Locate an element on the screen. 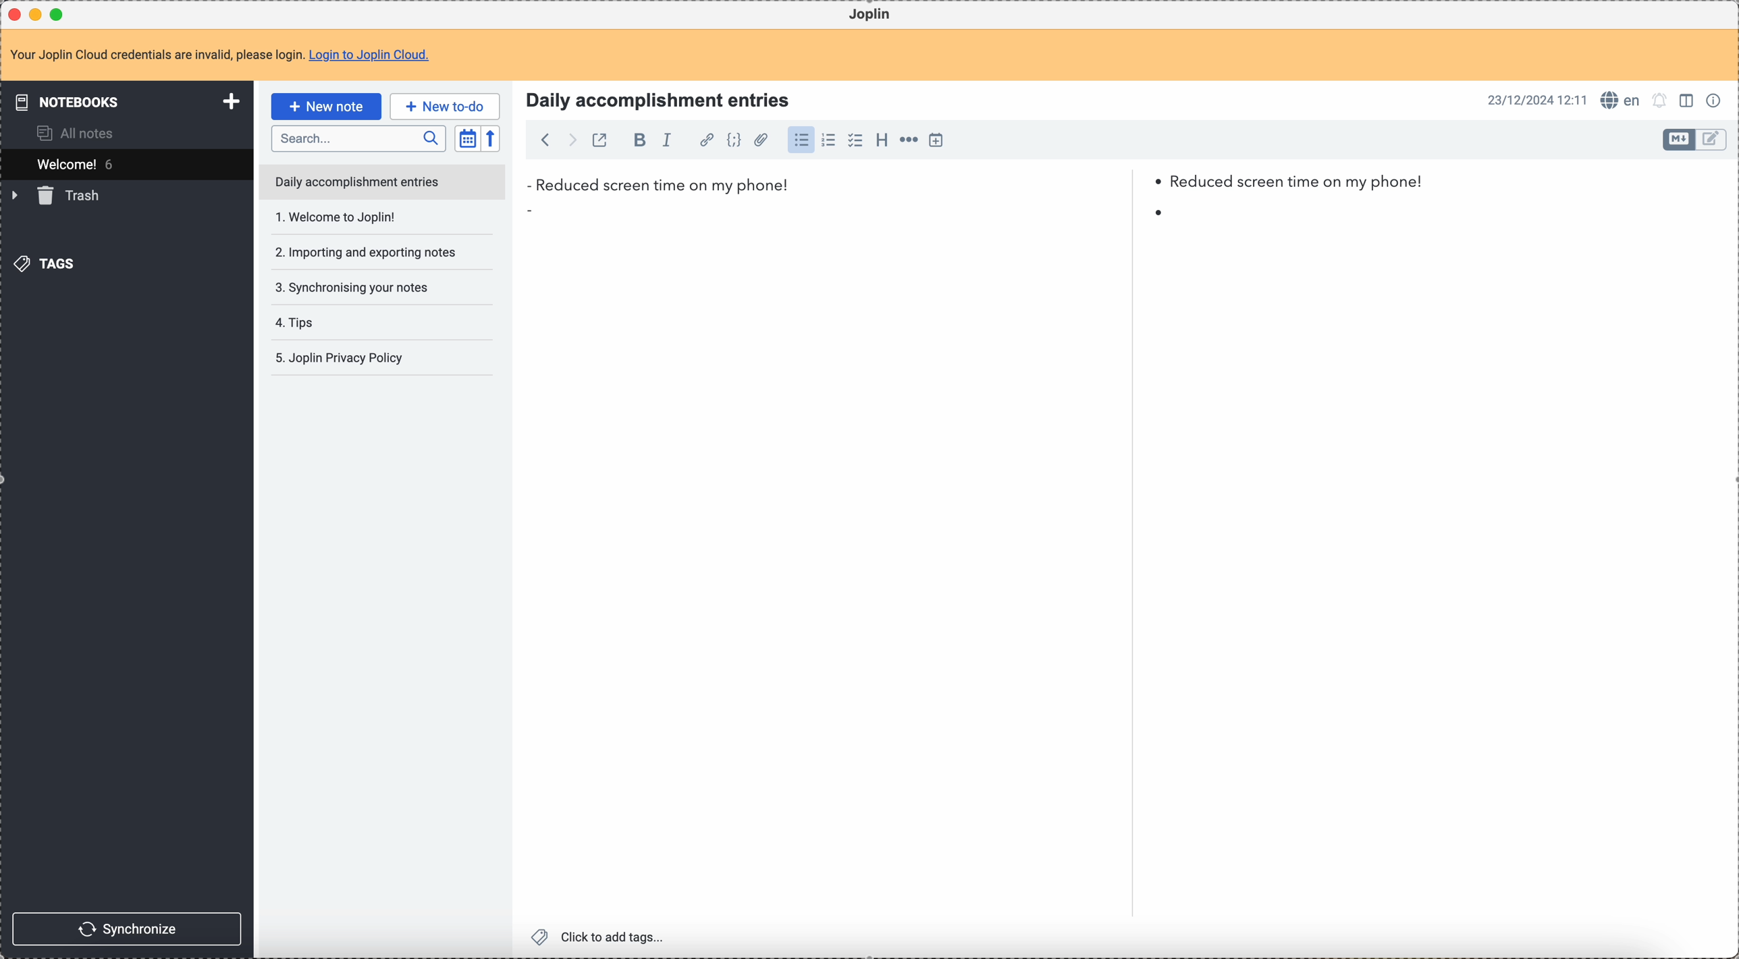 The image size is (1739, 959). all notes is located at coordinates (70, 133).